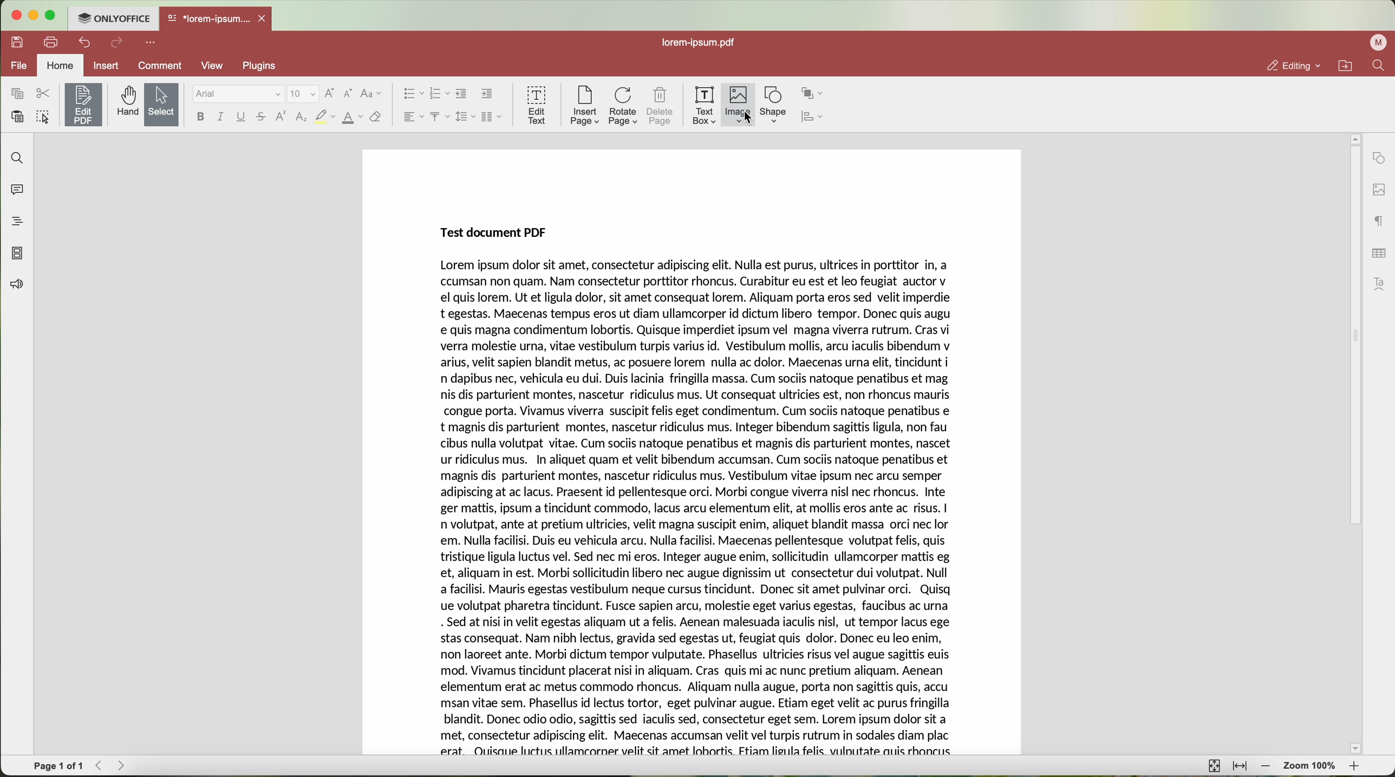  What do you see at coordinates (216, 66) in the screenshot?
I see `view` at bounding box center [216, 66].